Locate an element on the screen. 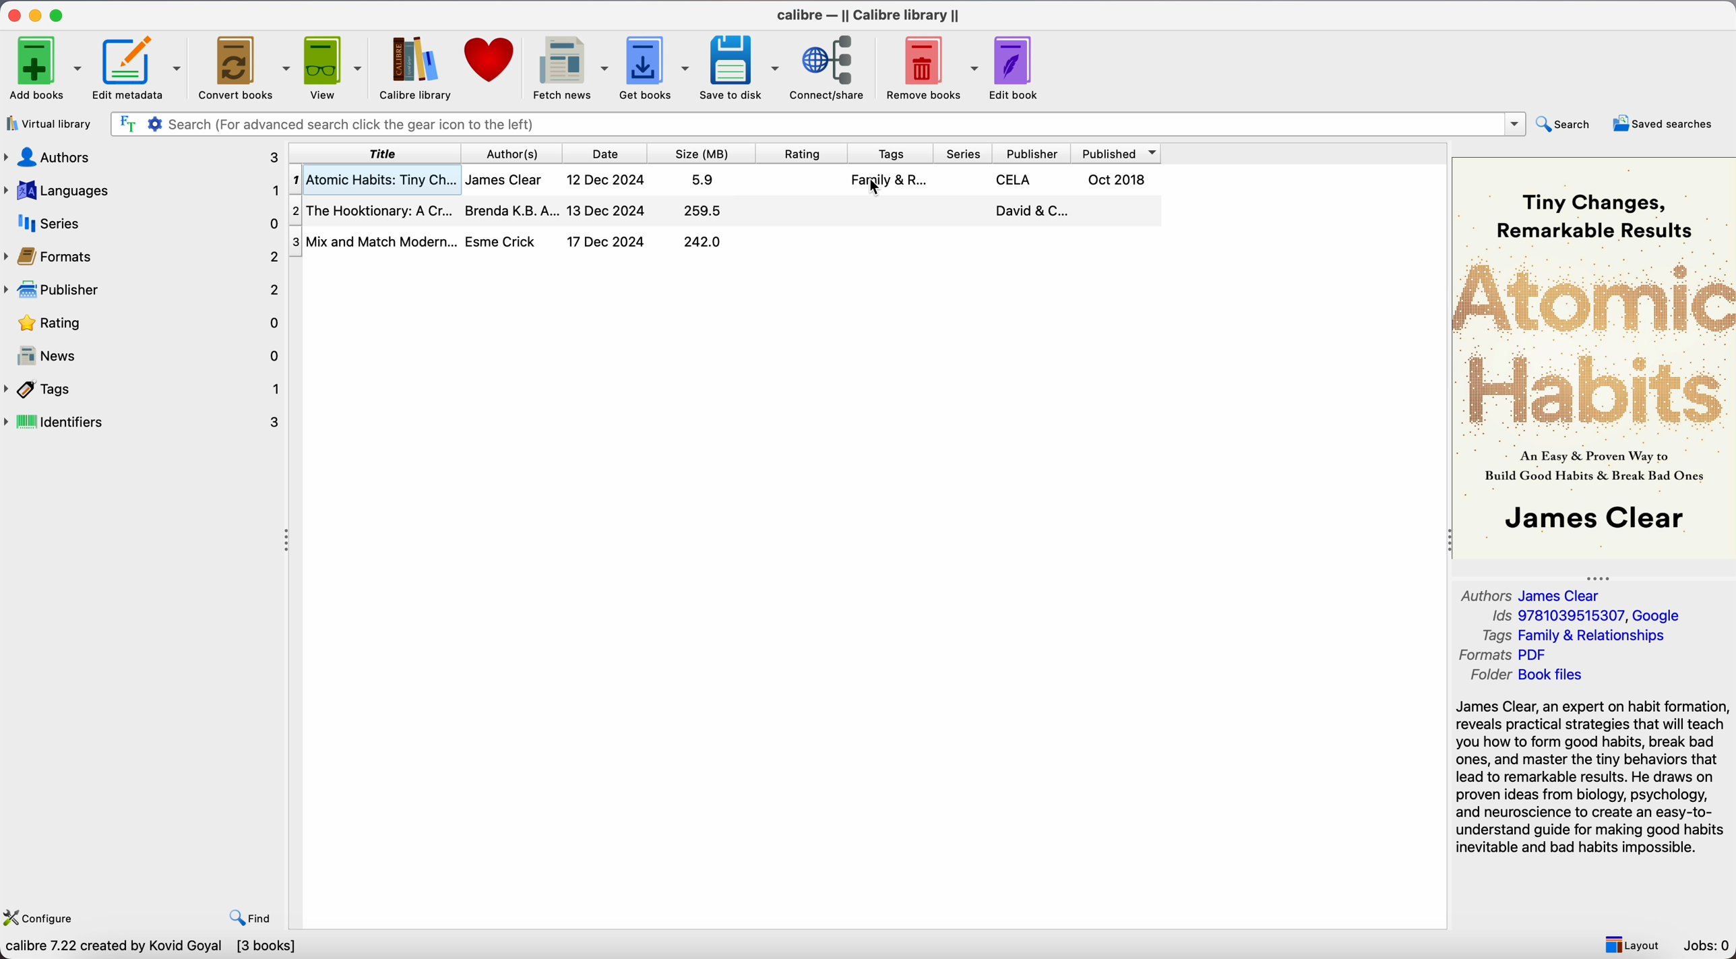 The height and width of the screenshot is (959, 1736). identifiers is located at coordinates (144, 422).